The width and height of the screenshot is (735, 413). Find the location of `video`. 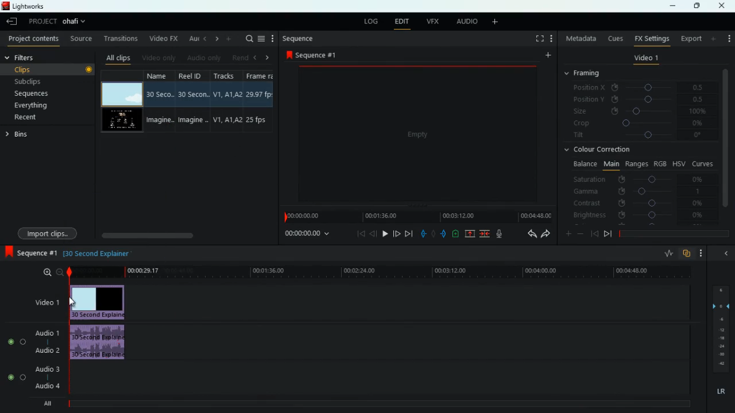

video is located at coordinates (100, 302).